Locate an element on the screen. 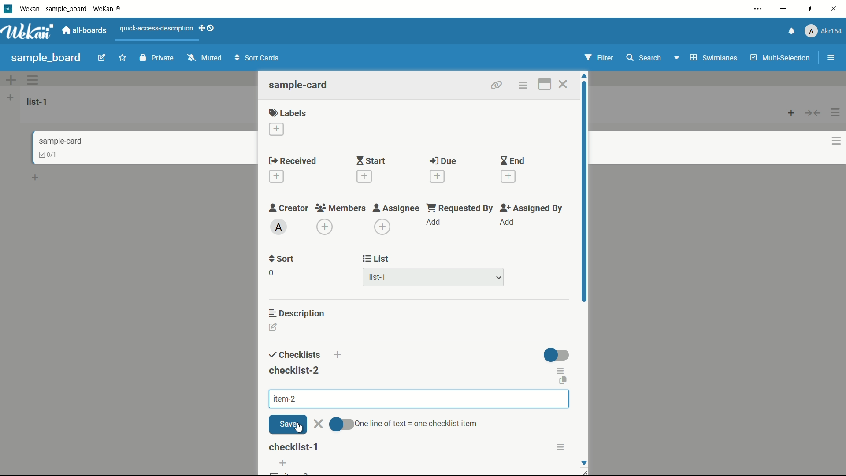 The image size is (846, 476). add date is located at coordinates (276, 177).